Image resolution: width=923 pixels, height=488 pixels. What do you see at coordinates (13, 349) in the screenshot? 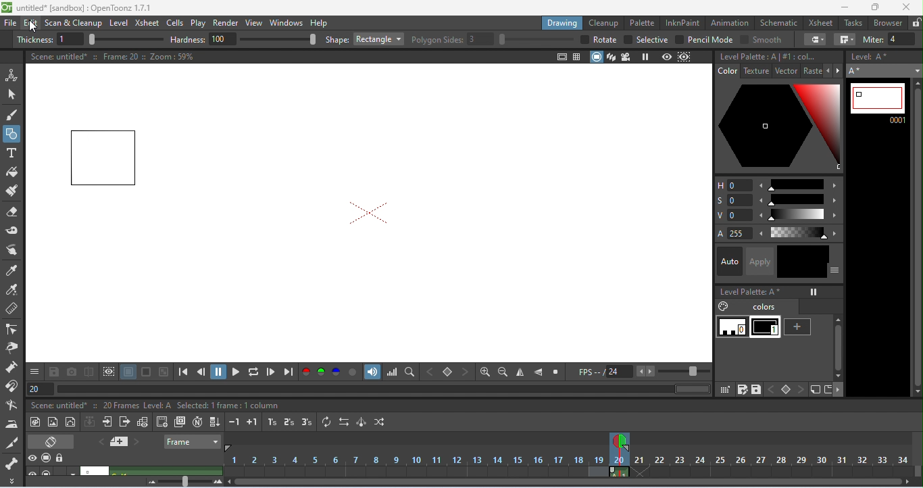
I see `pinch` at bounding box center [13, 349].